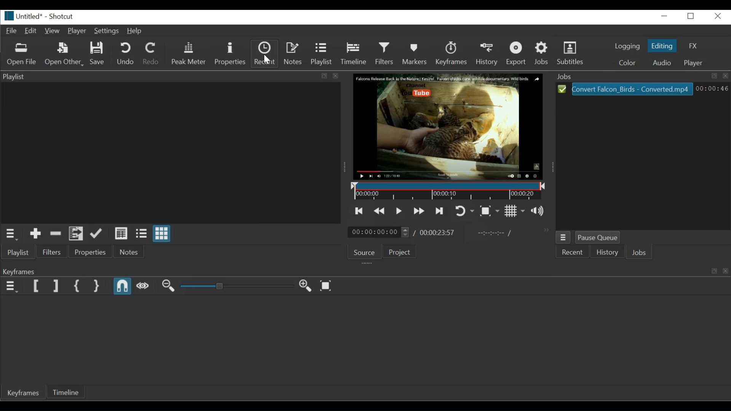 The height and width of the screenshot is (411, 731). What do you see at coordinates (11, 287) in the screenshot?
I see `Keyframe menu` at bounding box center [11, 287].